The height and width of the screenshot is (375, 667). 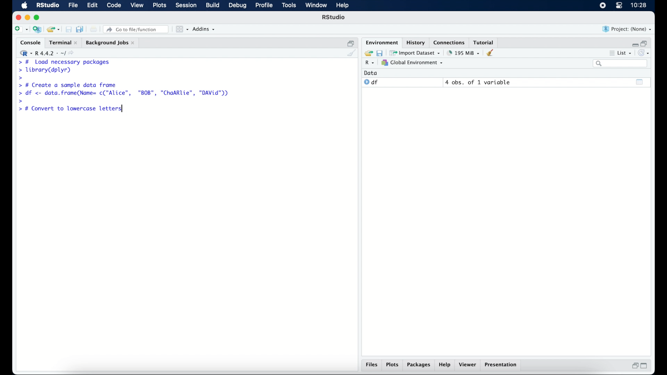 What do you see at coordinates (463, 52) in the screenshot?
I see `195 MB` at bounding box center [463, 52].